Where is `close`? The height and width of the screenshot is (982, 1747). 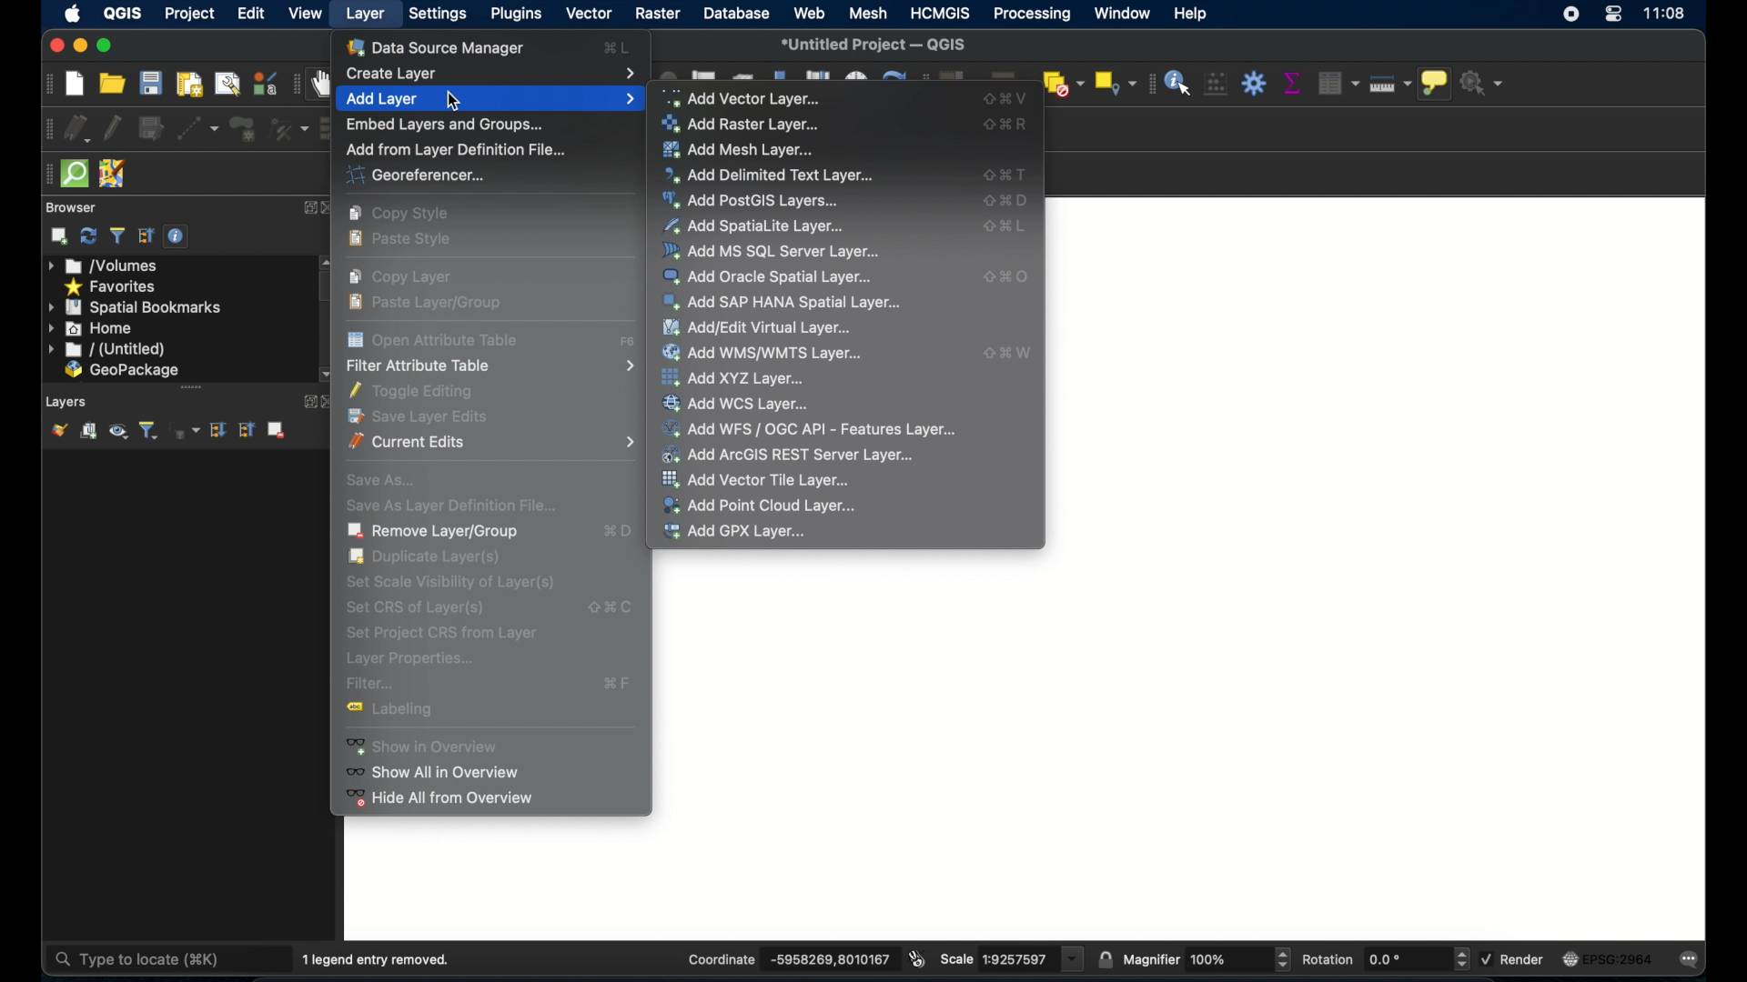 close is located at coordinates (53, 46).